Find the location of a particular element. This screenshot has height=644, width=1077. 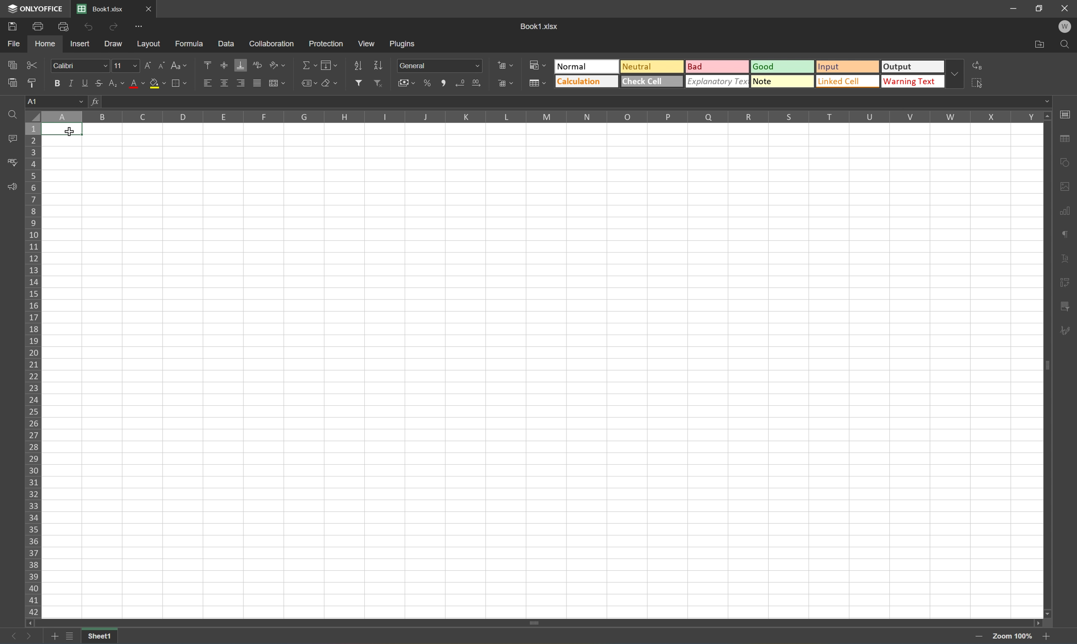

Justified is located at coordinates (257, 84).